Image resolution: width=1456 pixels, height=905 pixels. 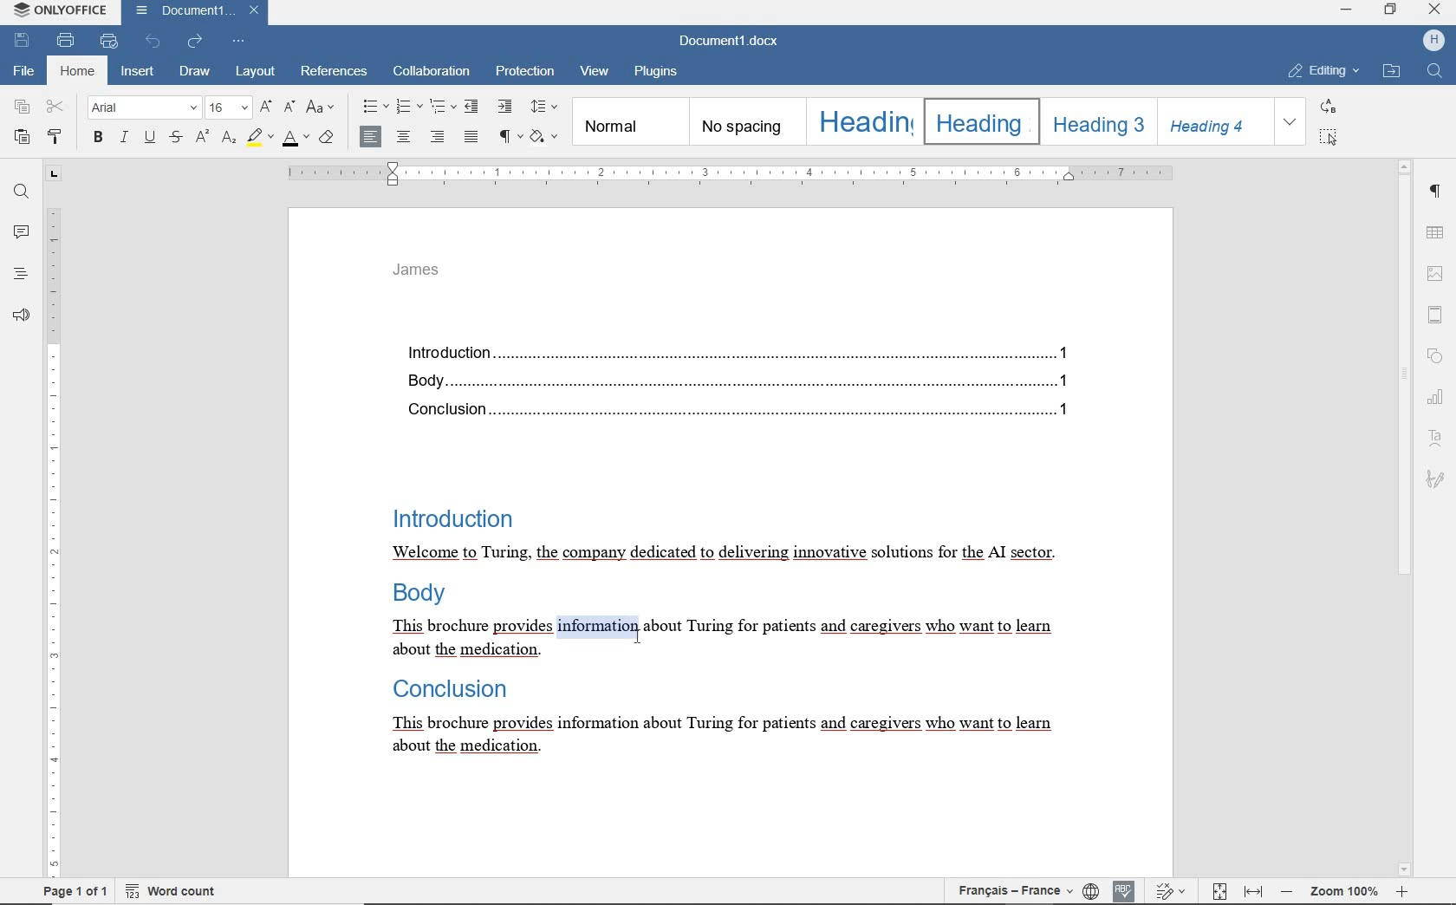 I want to click on This brochure provides information about Turing for patients and caregivers who want to learn
about the medication., so click(x=718, y=736).